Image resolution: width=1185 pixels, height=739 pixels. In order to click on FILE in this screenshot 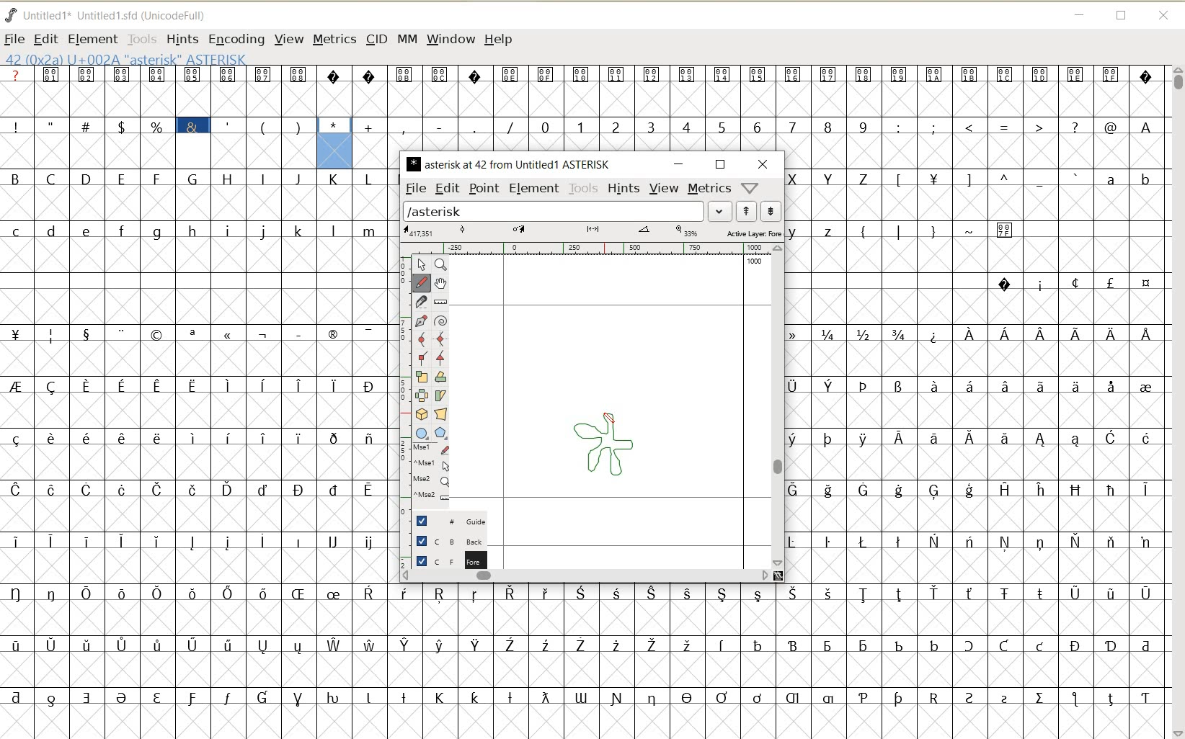, I will do `click(415, 189)`.